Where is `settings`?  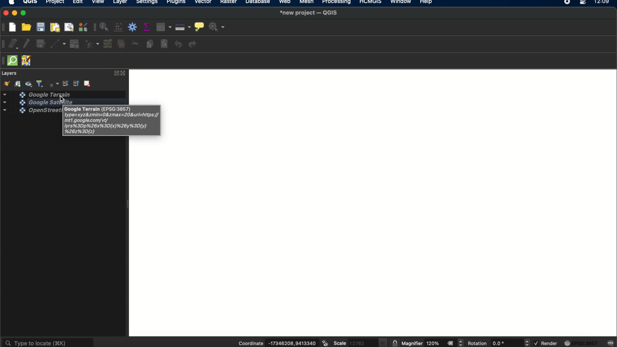 settings is located at coordinates (147, 3).